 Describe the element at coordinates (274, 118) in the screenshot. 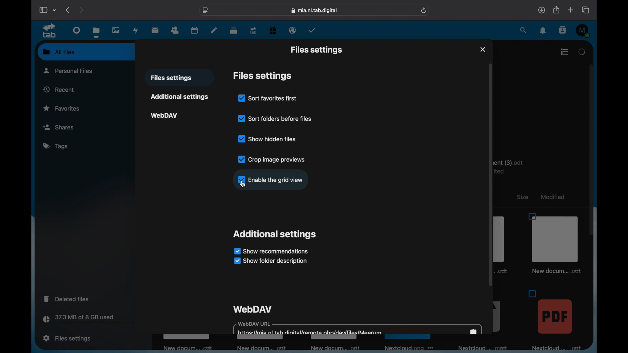

I see `show folders before files` at that location.